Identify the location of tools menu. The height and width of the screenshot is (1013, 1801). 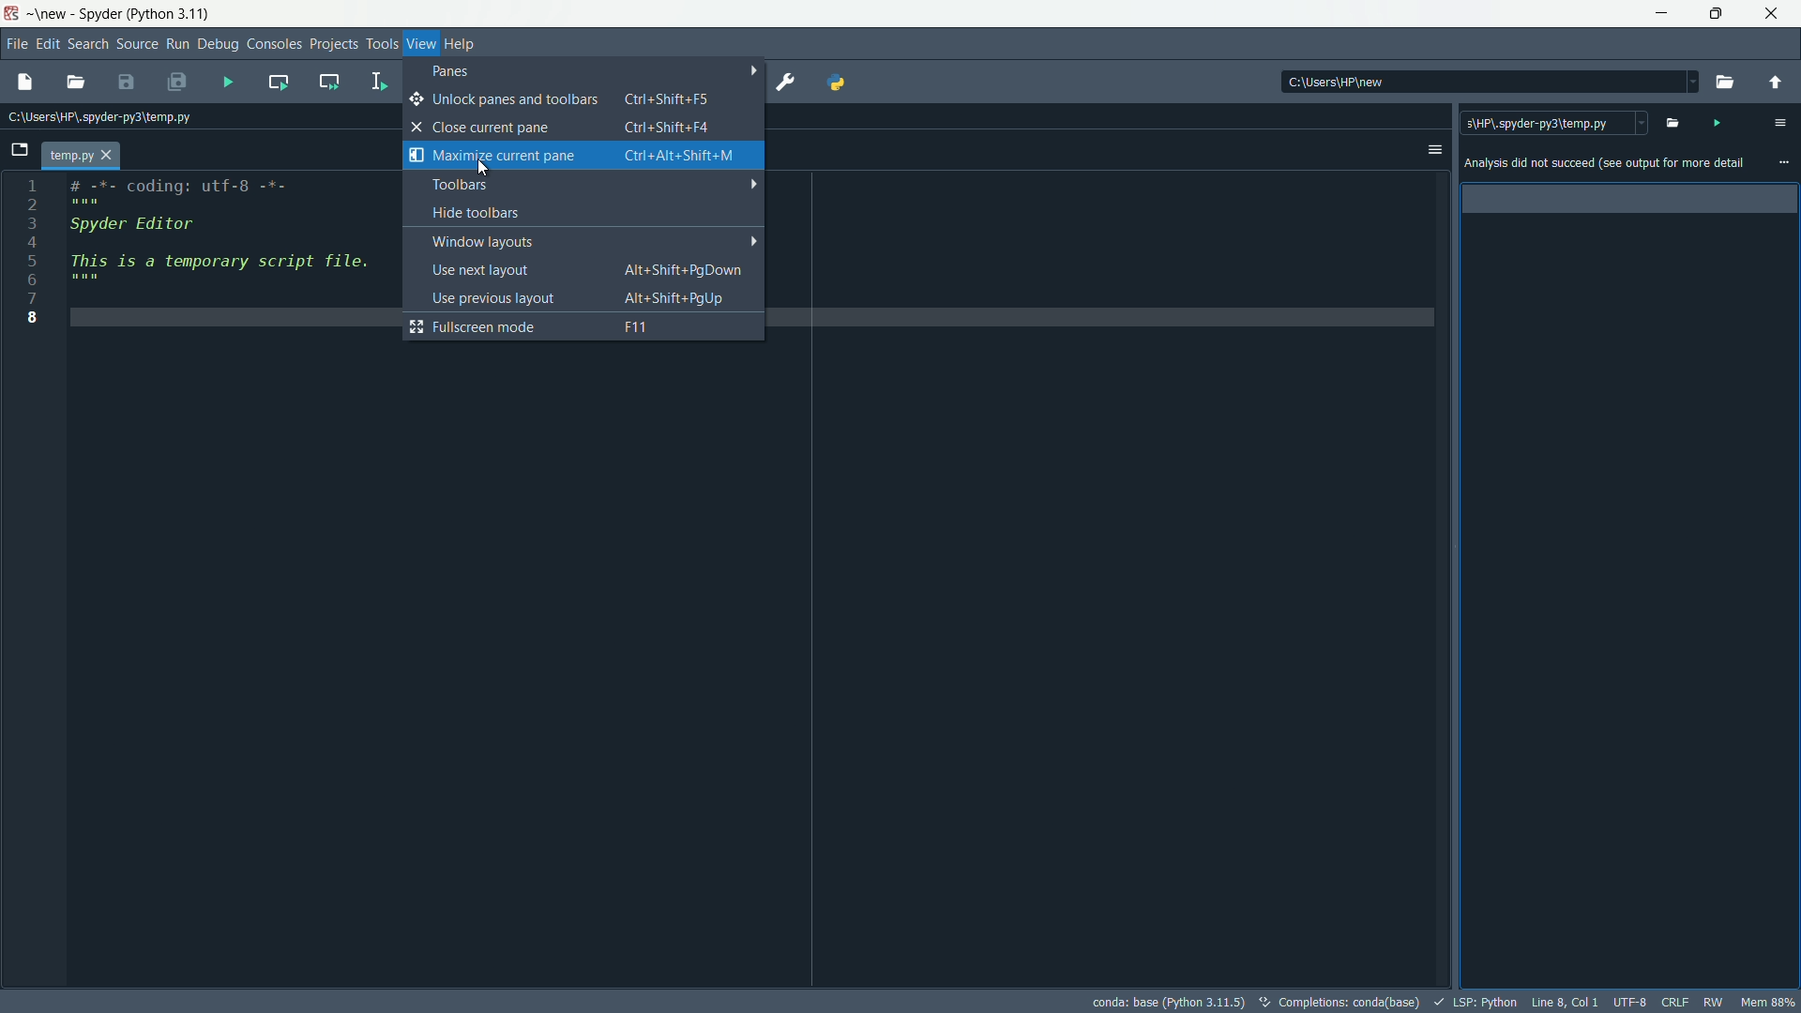
(382, 46).